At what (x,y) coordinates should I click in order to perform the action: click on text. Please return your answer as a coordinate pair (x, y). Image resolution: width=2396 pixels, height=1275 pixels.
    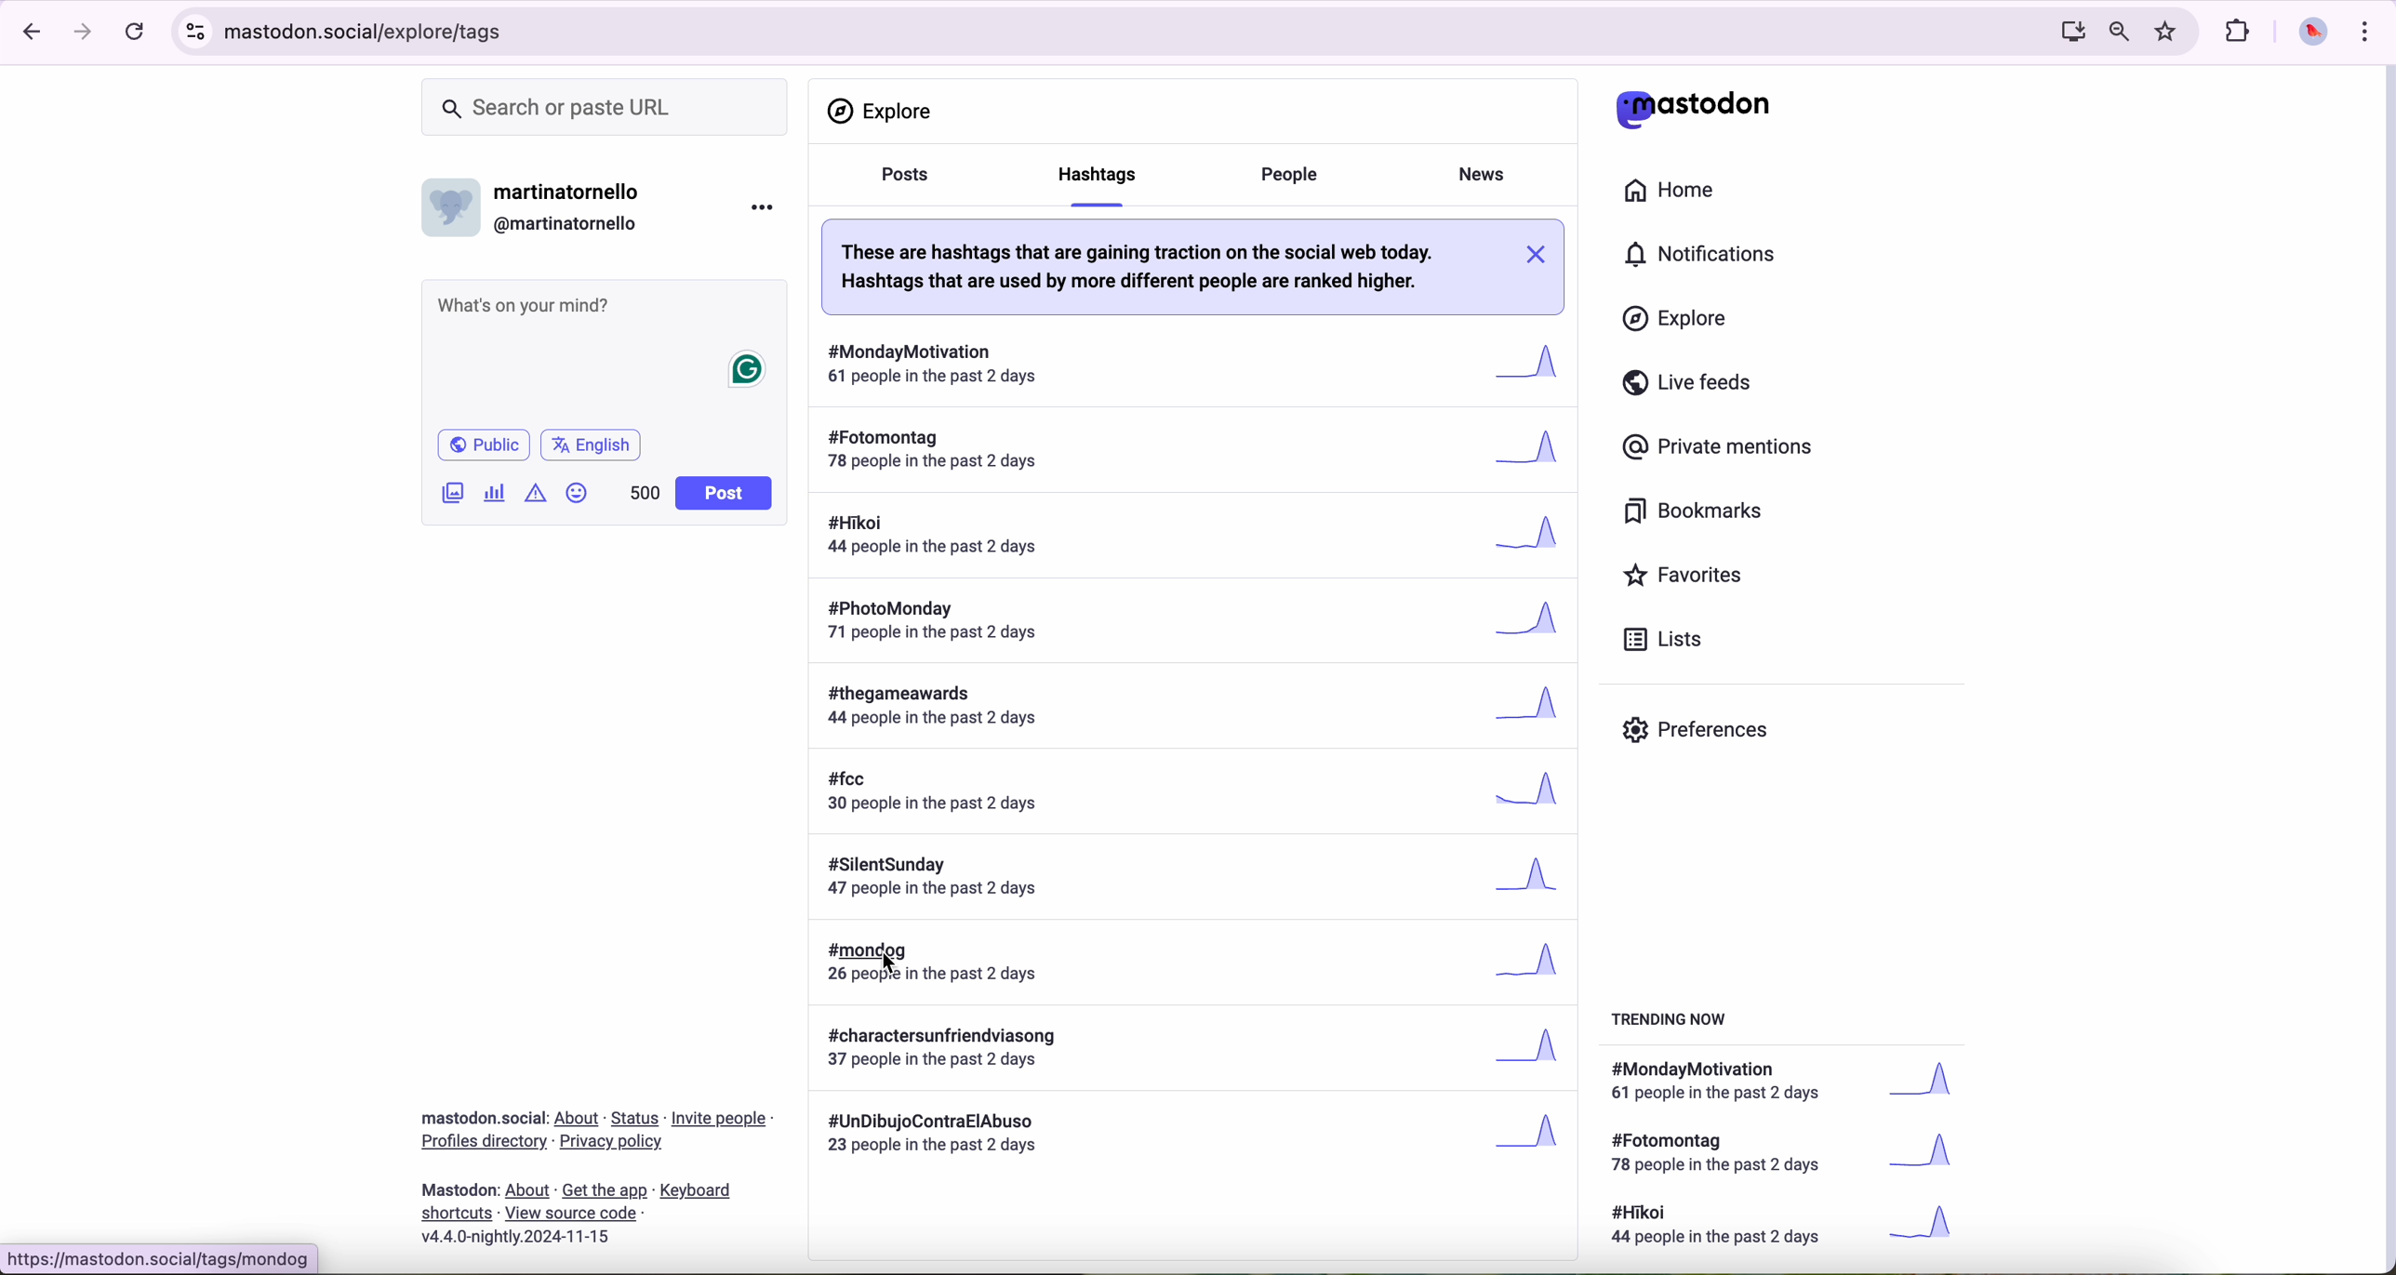
    Looking at the image, I should click on (1725, 1228).